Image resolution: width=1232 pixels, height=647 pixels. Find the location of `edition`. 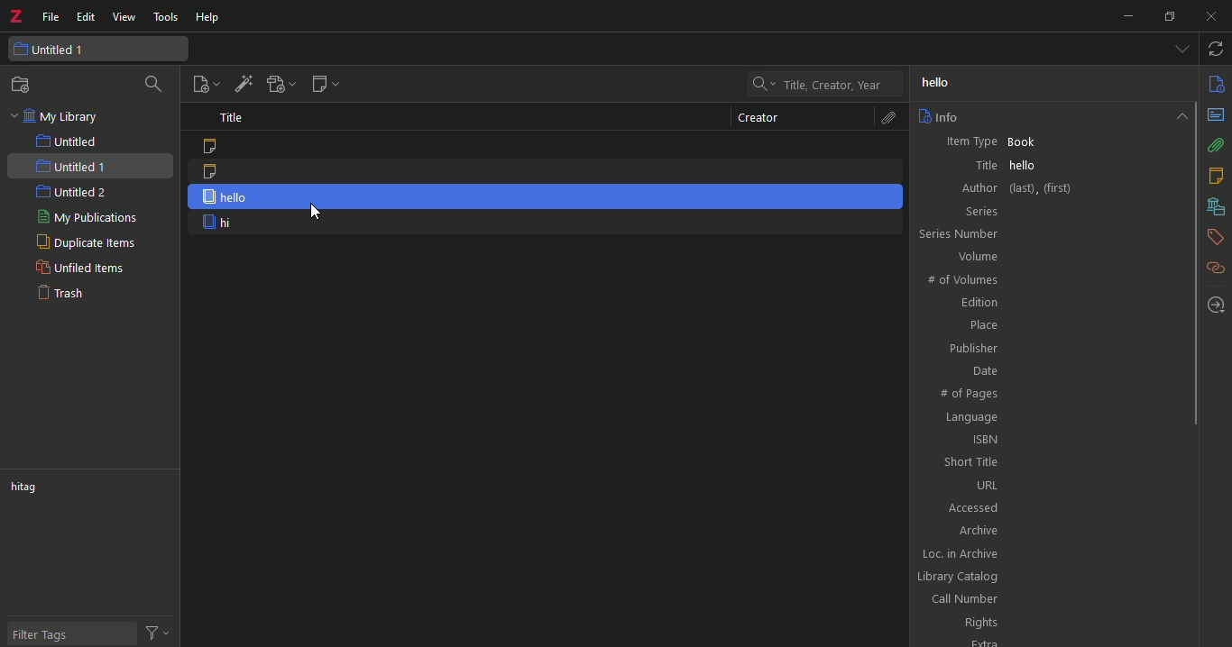

edition is located at coordinates (983, 303).